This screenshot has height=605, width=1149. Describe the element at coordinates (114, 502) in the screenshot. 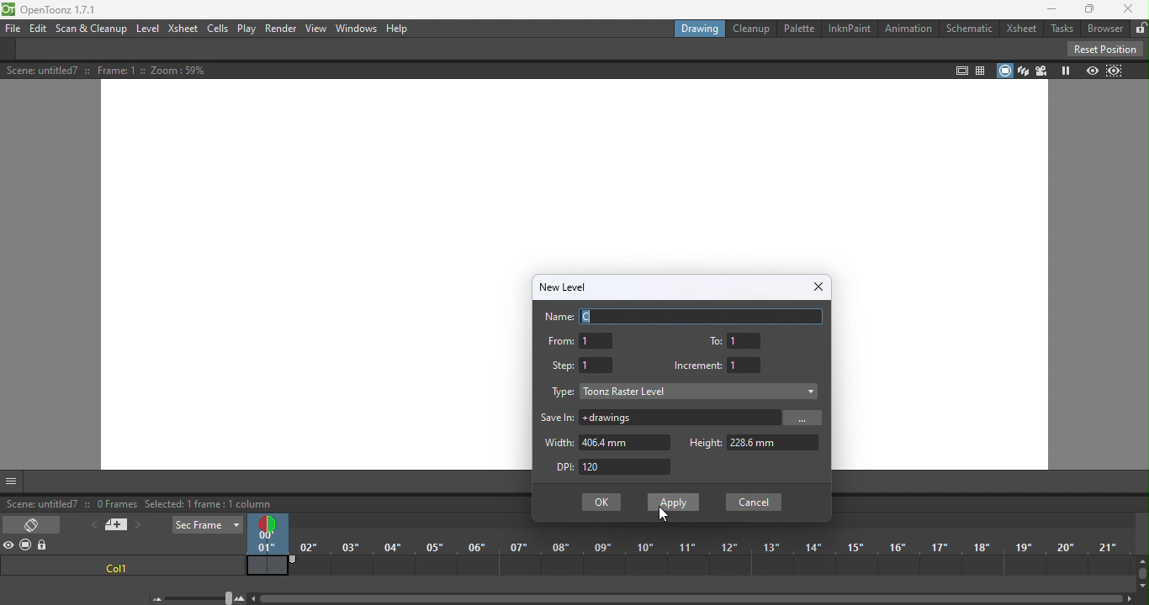

I see `0 frames` at that location.